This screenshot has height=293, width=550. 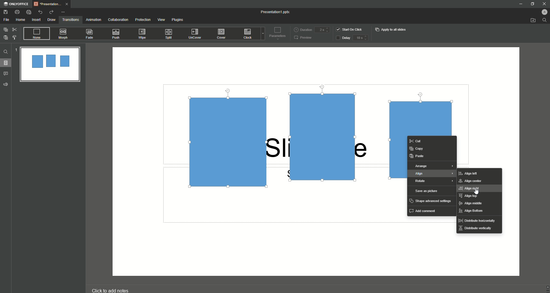 What do you see at coordinates (15, 37) in the screenshot?
I see `Choose Style` at bounding box center [15, 37].